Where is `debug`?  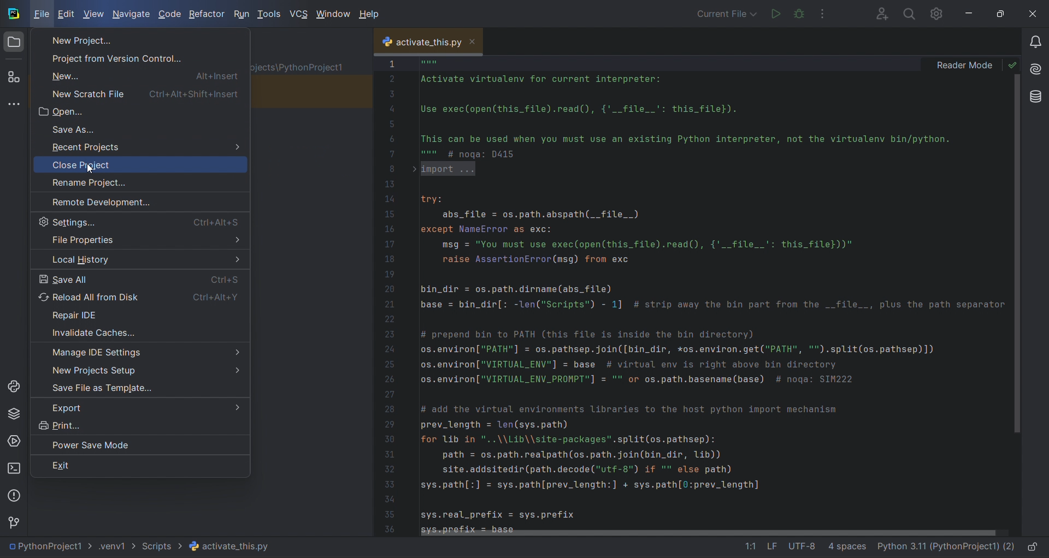 debug is located at coordinates (798, 13).